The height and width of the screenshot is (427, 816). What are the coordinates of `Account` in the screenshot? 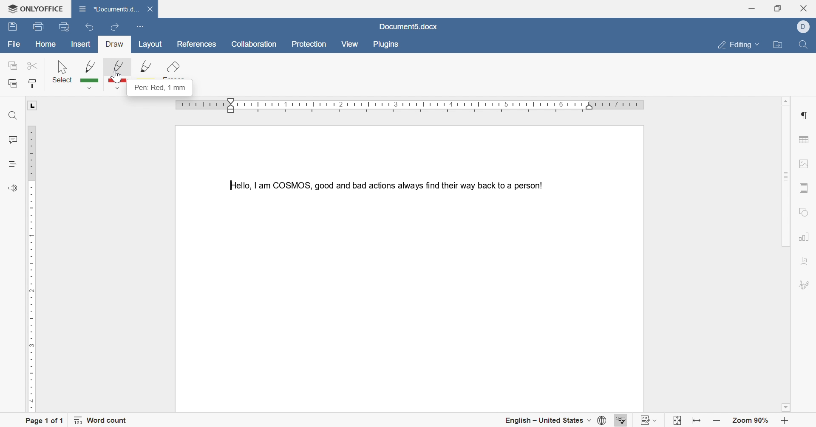 It's located at (806, 27).